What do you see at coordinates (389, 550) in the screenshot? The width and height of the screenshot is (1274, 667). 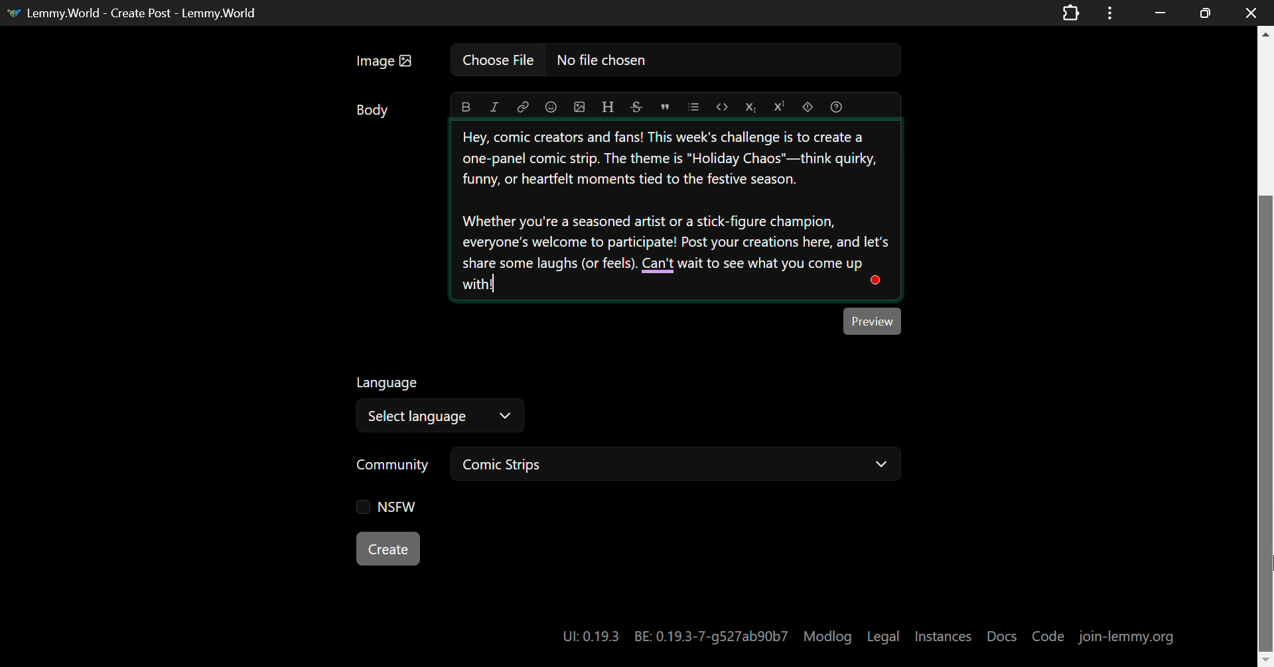 I see `Create` at bounding box center [389, 550].